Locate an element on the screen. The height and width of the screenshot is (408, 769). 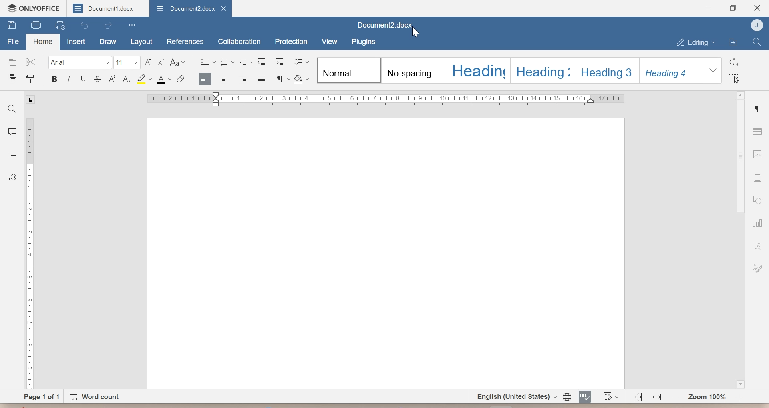
Clear style is located at coordinates (182, 79).